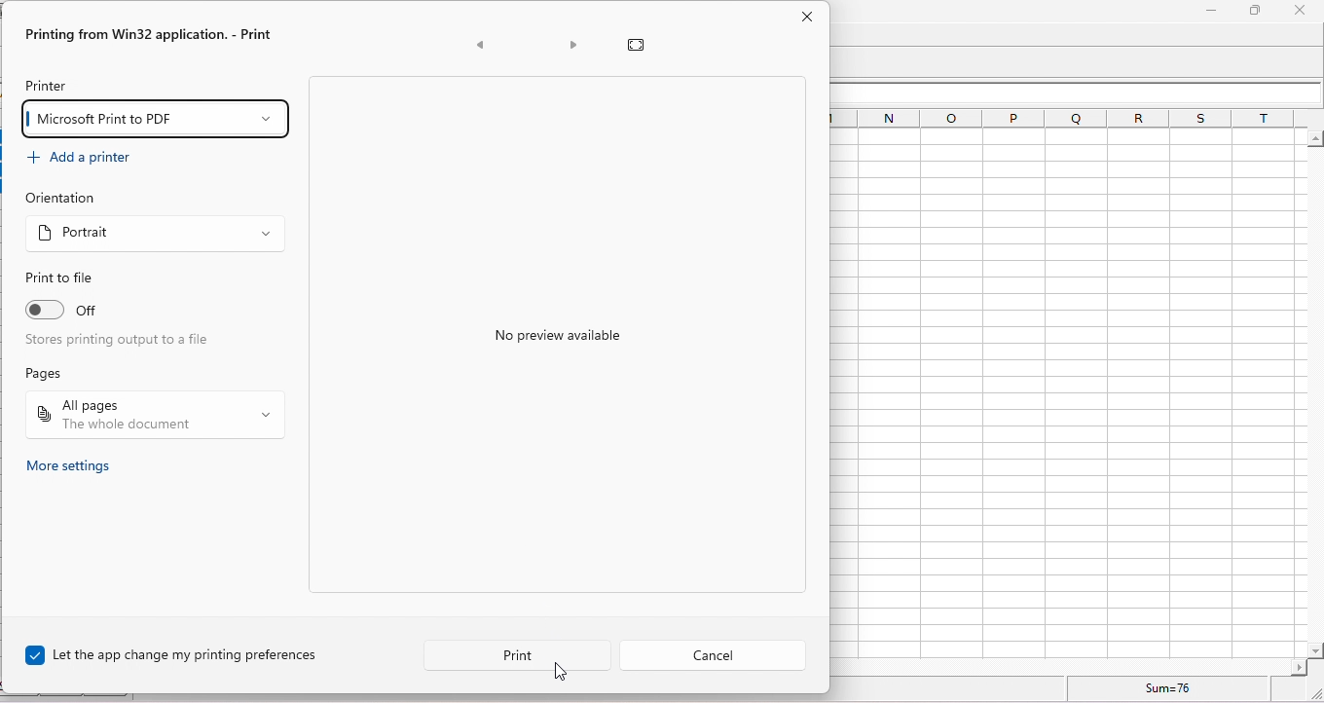  What do you see at coordinates (49, 85) in the screenshot?
I see `printer` at bounding box center [49, 85].